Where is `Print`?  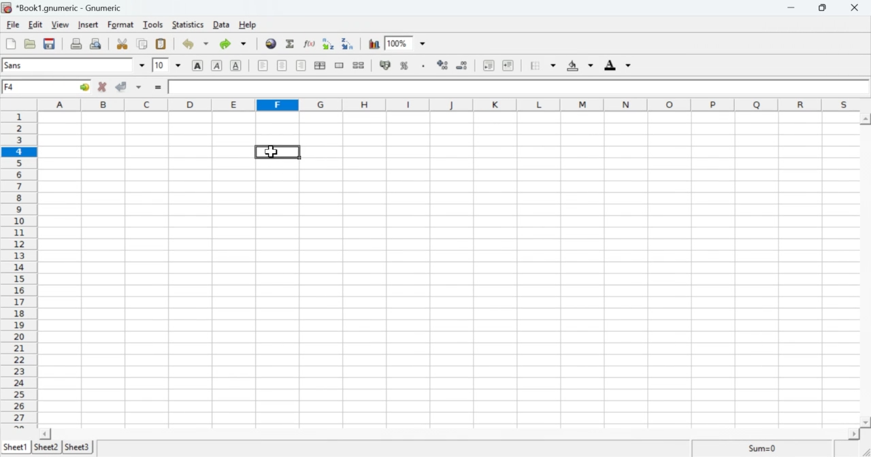
Print is located at coordinates (75, 44).